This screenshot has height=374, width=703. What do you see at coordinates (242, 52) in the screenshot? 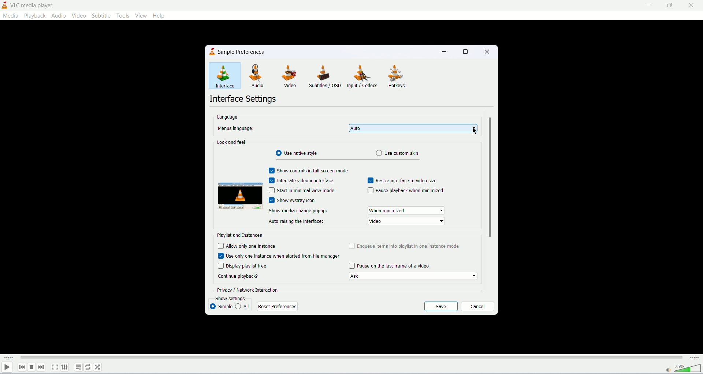
I see `simple preferences` at bounding box center [242, 52].